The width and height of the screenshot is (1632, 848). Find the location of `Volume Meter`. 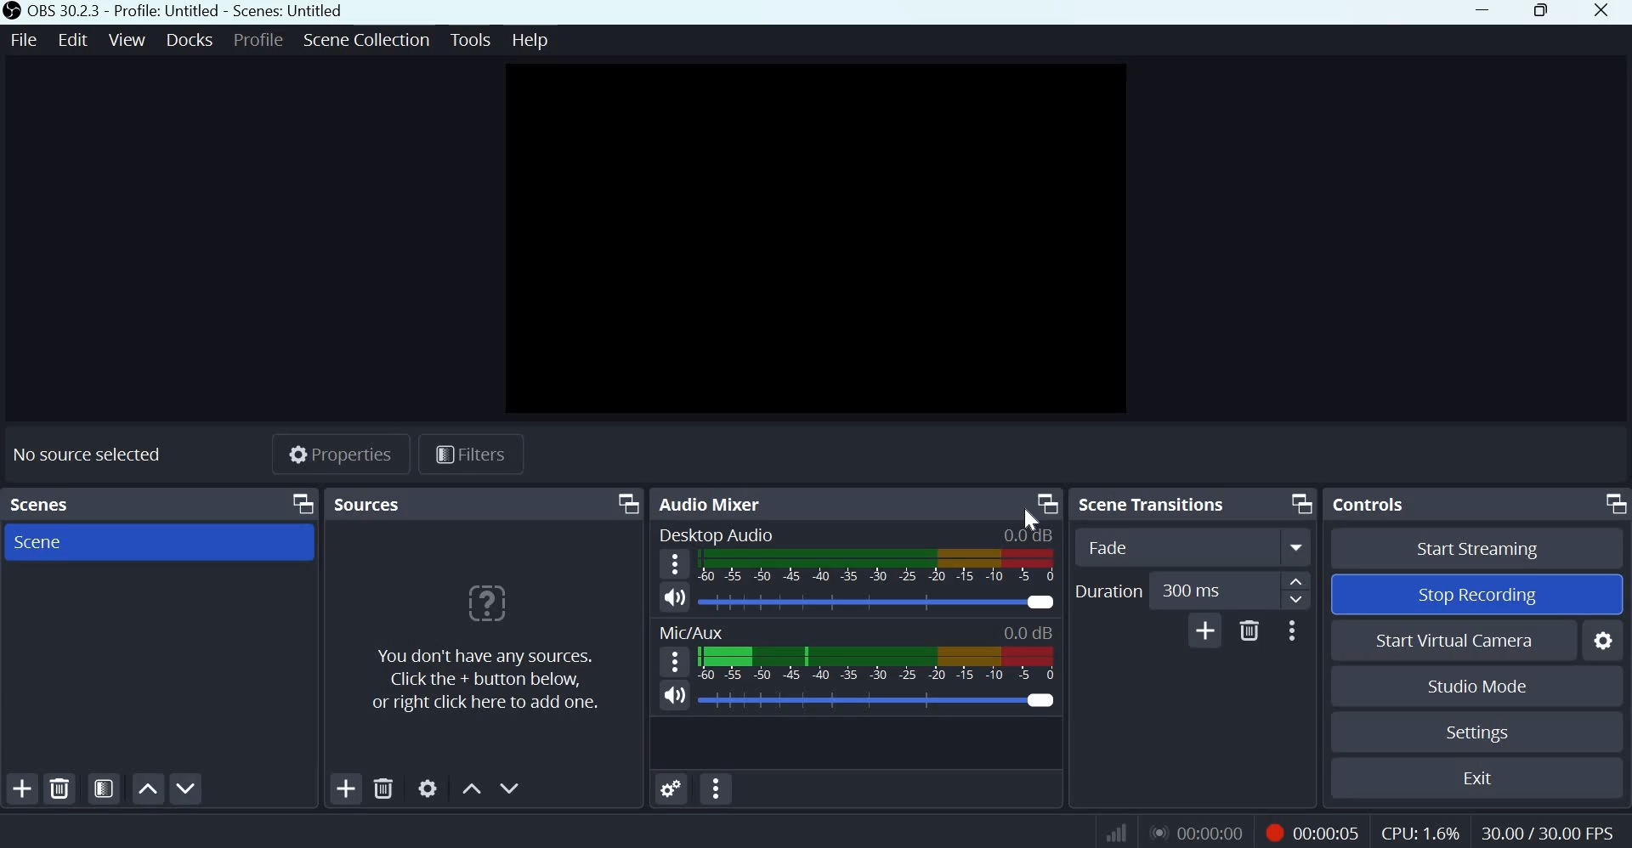

Volume Meter is located at coordinates (875, 665).